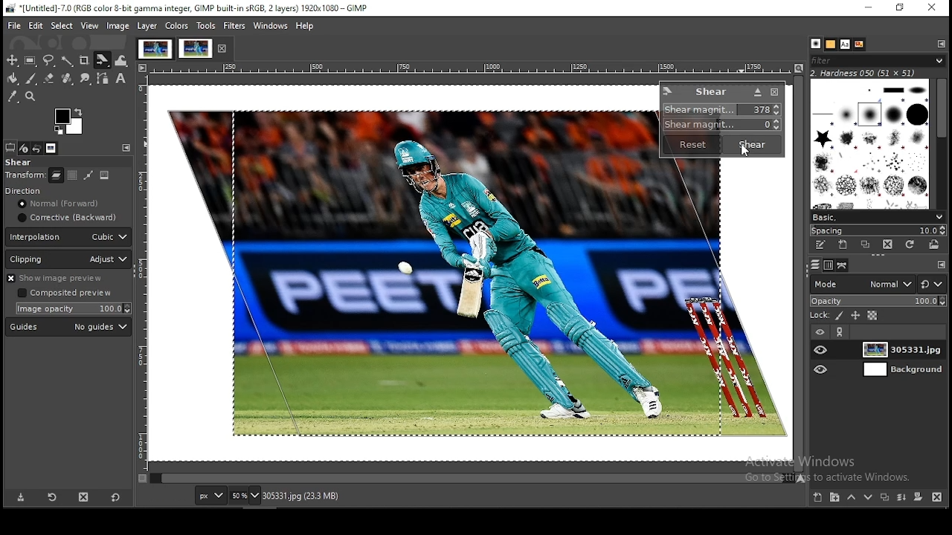  What do you see at coordinates (861, 284) in the screenshot?
I see `mode` at bounding box center [861, 284].